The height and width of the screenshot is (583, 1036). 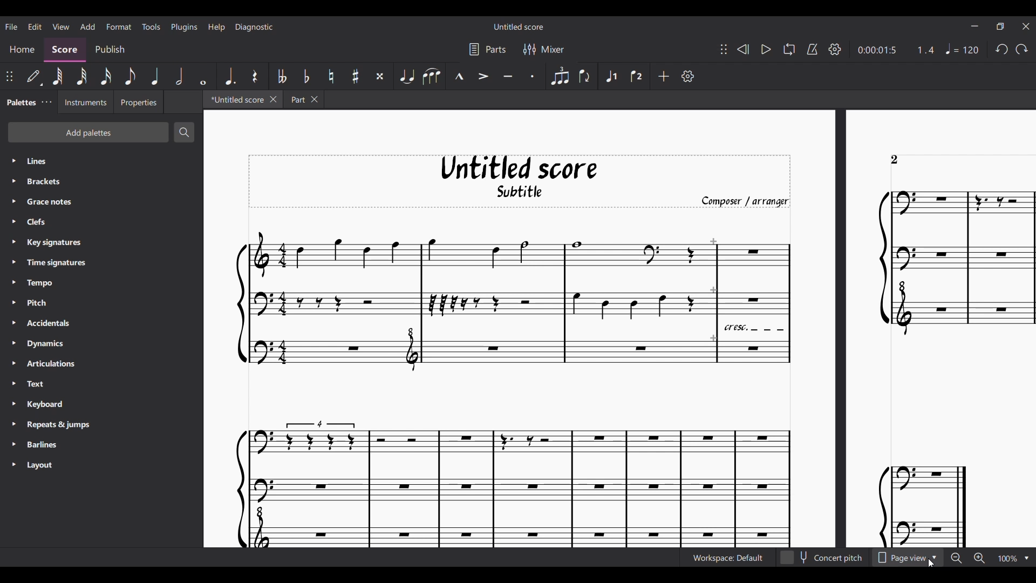 What do you see at coordinates (894, 159) in the screenshot?
I see `Indicates page number` at bounding box center [894, 159].